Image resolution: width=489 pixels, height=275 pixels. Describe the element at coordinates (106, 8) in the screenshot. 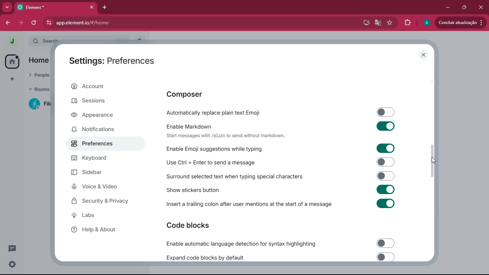

I see `add tab` at that location.